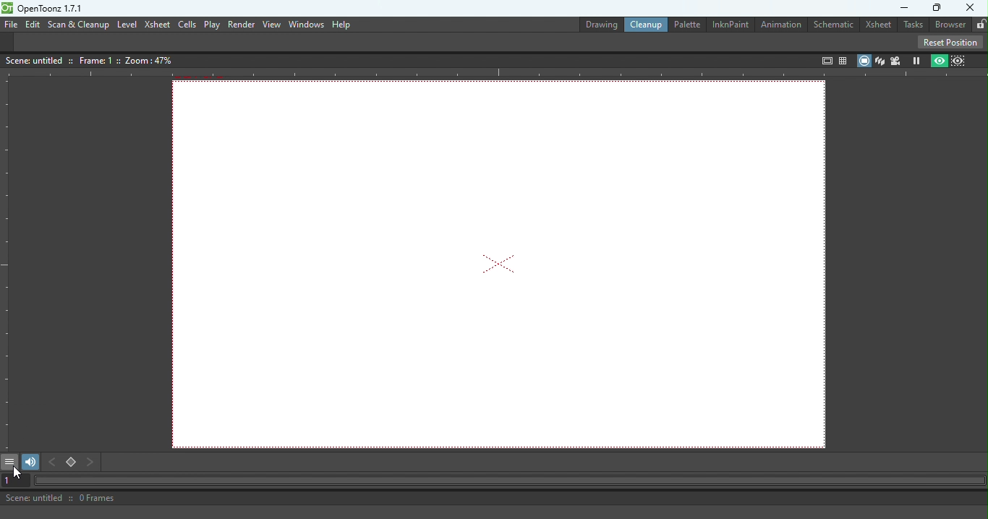 The image size is (988, 519). What do you see at coordinates (825, 61) in the screenshot?
I see `Safe area` at bounding box center [825, 61].